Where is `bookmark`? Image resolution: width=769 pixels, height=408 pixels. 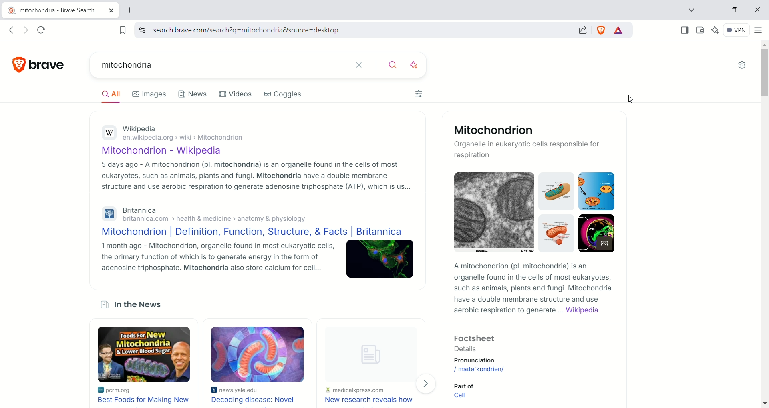 bookmark is located at coordinates (123, 30).